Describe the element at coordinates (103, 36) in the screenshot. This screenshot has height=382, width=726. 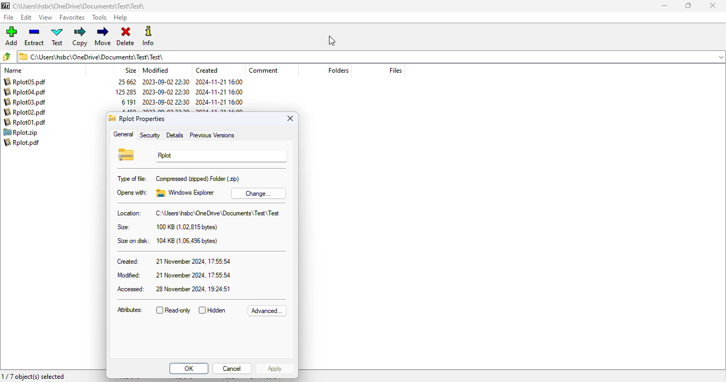
I see `move` at that location.